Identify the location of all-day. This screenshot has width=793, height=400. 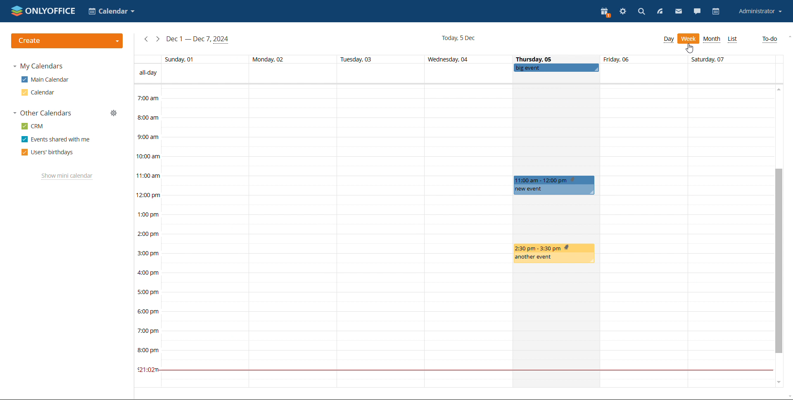
(148, 73).